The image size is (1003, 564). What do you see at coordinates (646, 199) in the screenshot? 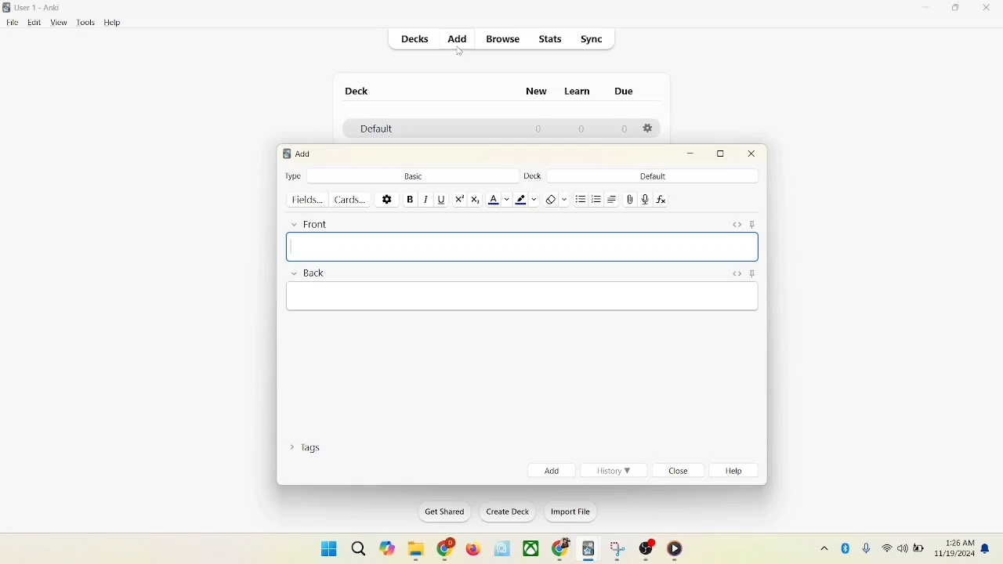
I see `audio` at bounding box center [646, 199].